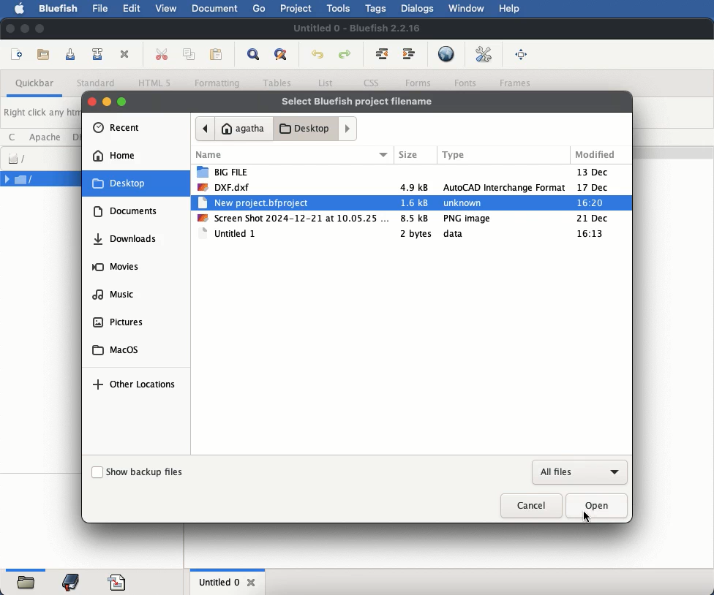  I want to click on standard , so click(98, 84).